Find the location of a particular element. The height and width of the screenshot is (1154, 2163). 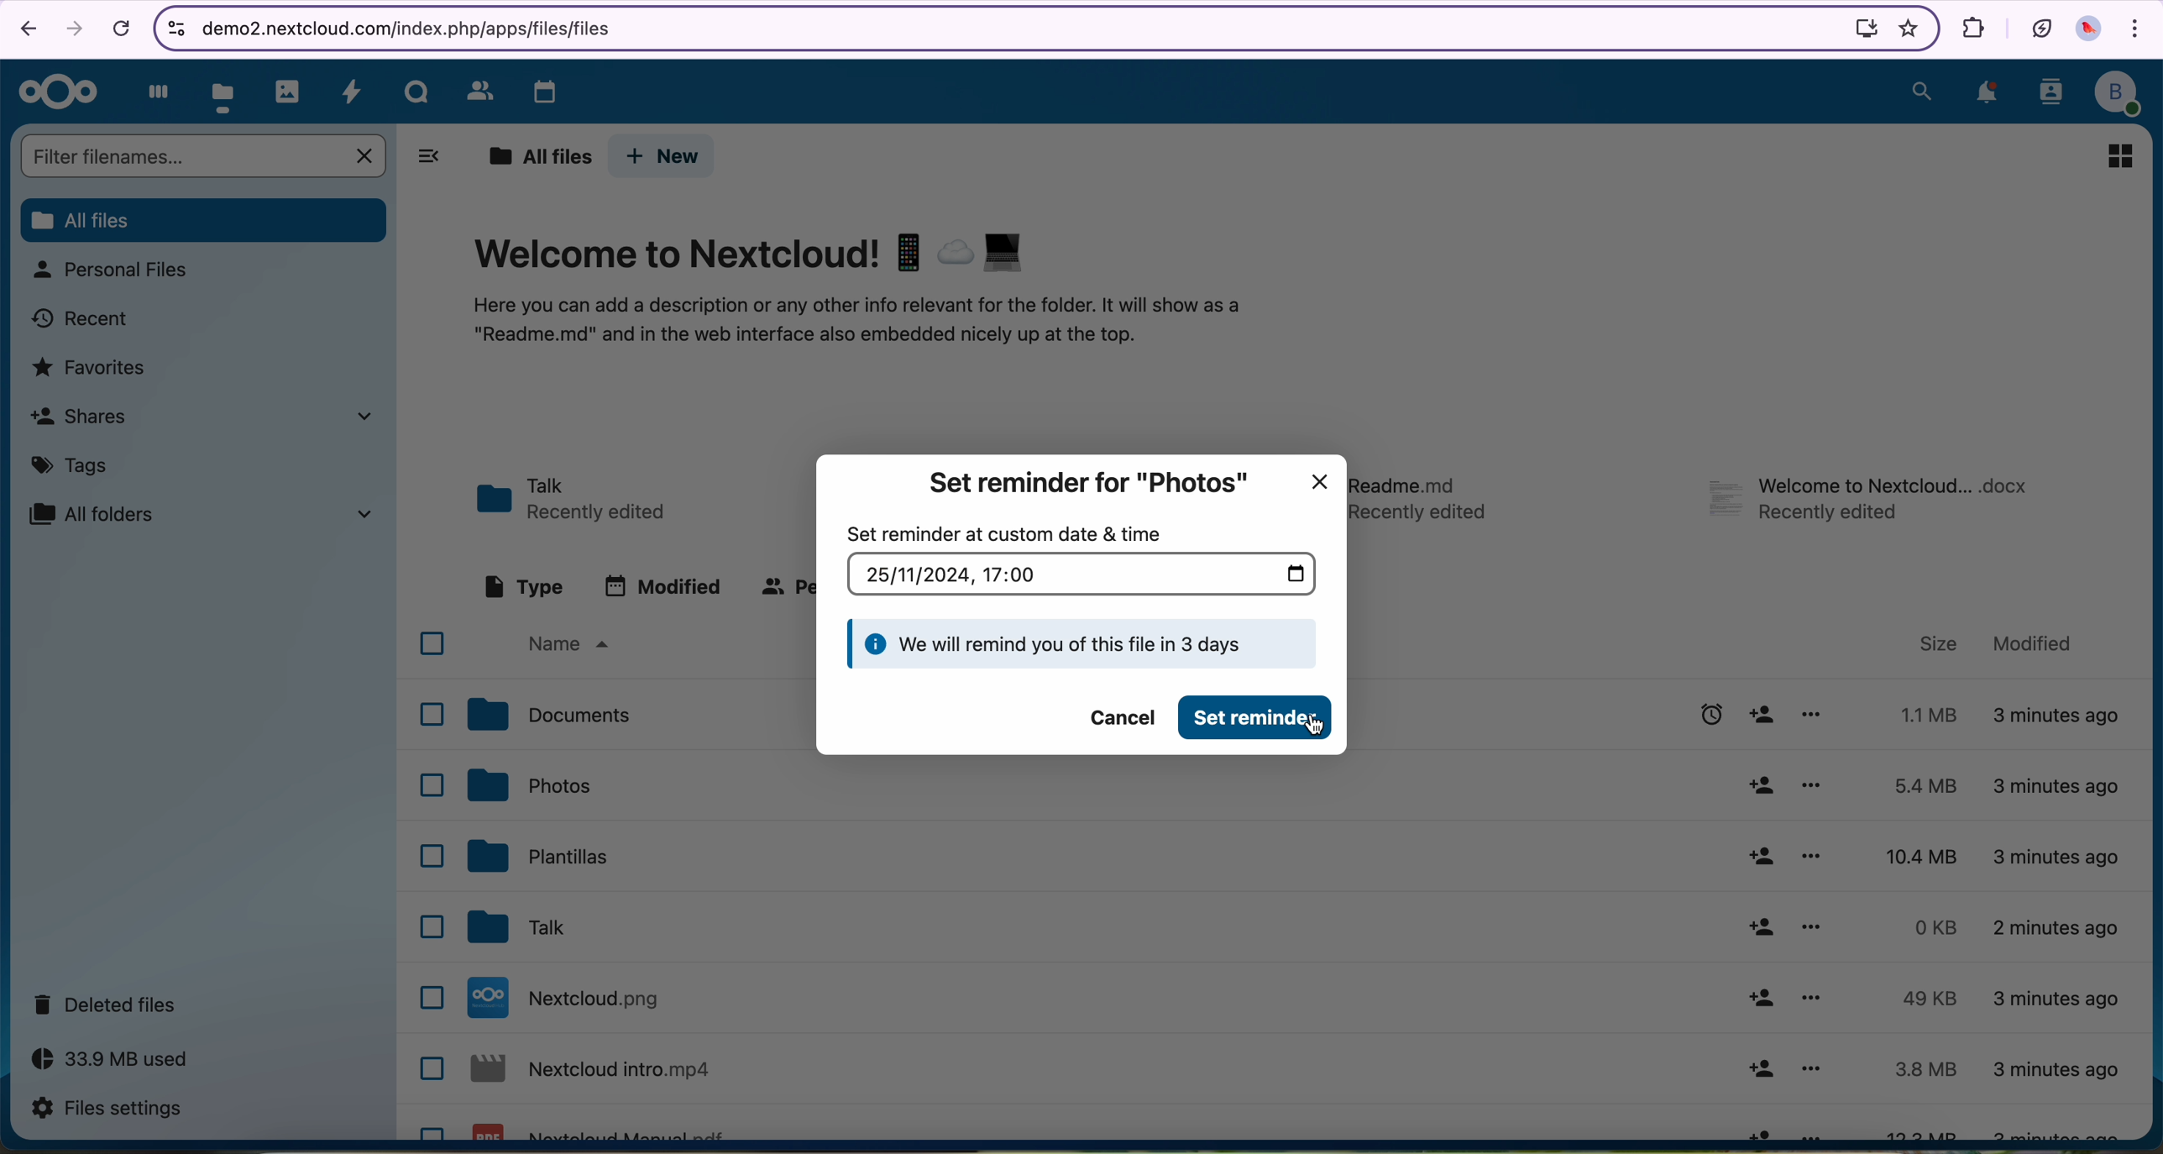

Nextcloud pdf is located at coordinates (605, 1129).